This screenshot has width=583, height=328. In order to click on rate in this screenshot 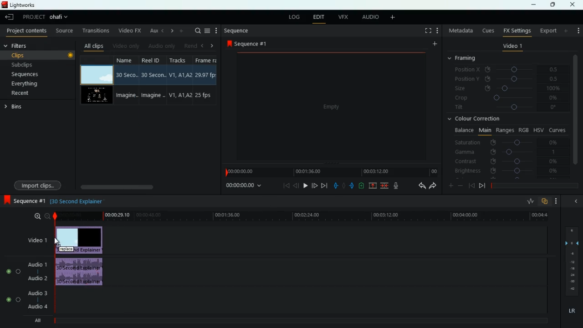, I will do `click(528, 201)`.